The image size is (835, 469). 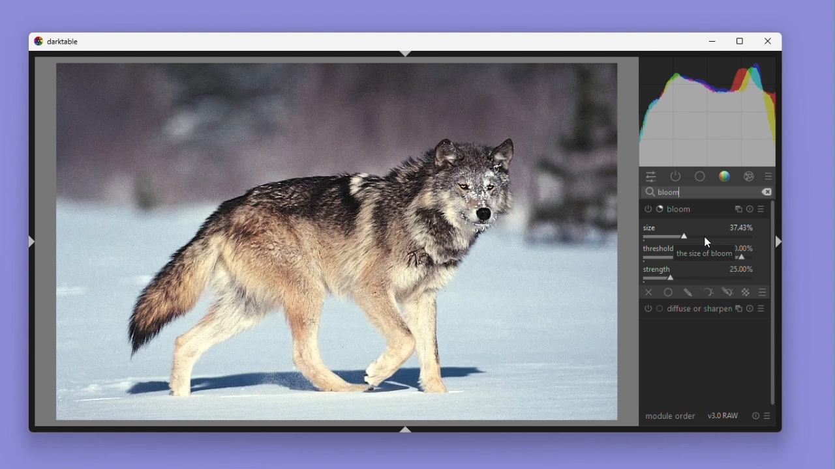 What do you see at coordinates (760, 292) in the screenshot?
I see `Blending options` at bounding box center [760, 292].